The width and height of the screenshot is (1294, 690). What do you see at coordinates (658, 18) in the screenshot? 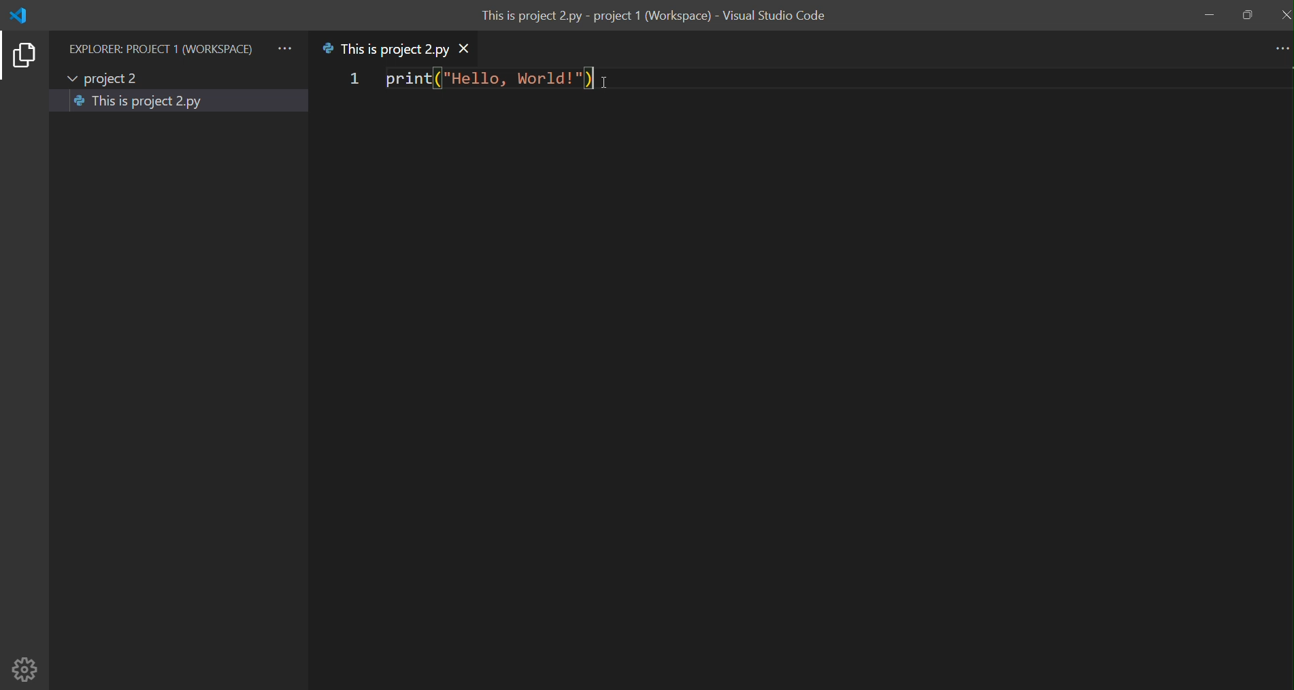
I see `title` at bounding box center [658, 18].